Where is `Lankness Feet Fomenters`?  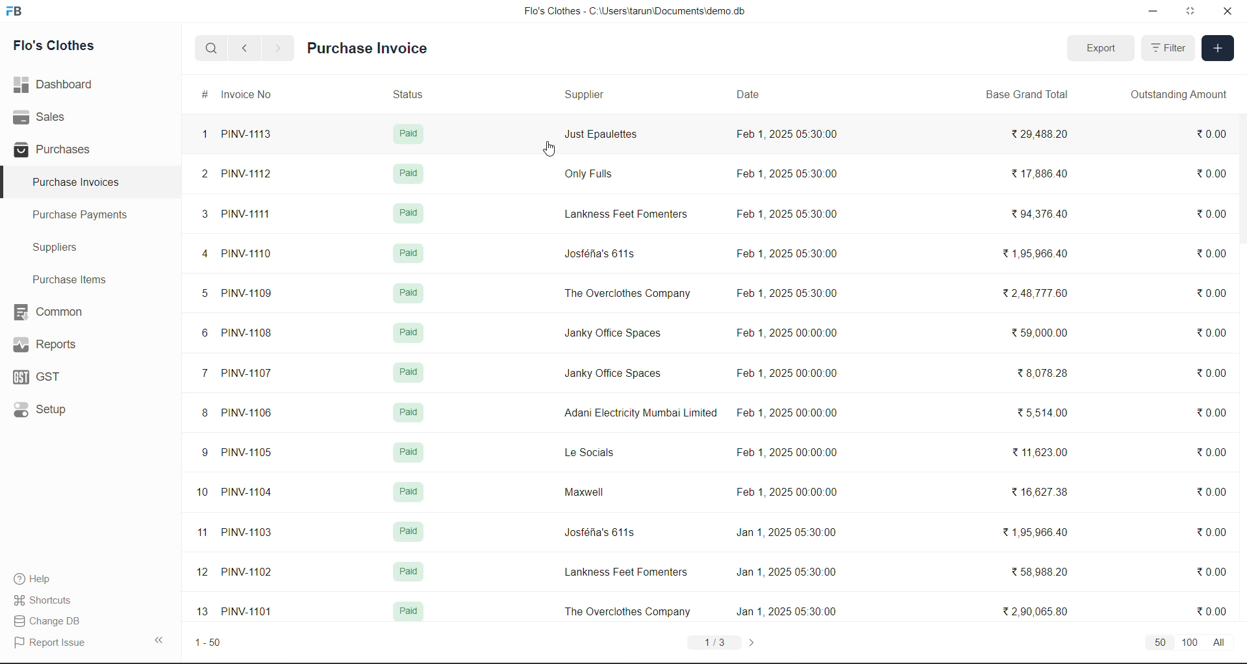 Lankness Feet Fomenters is located at coordinates (627, 574).